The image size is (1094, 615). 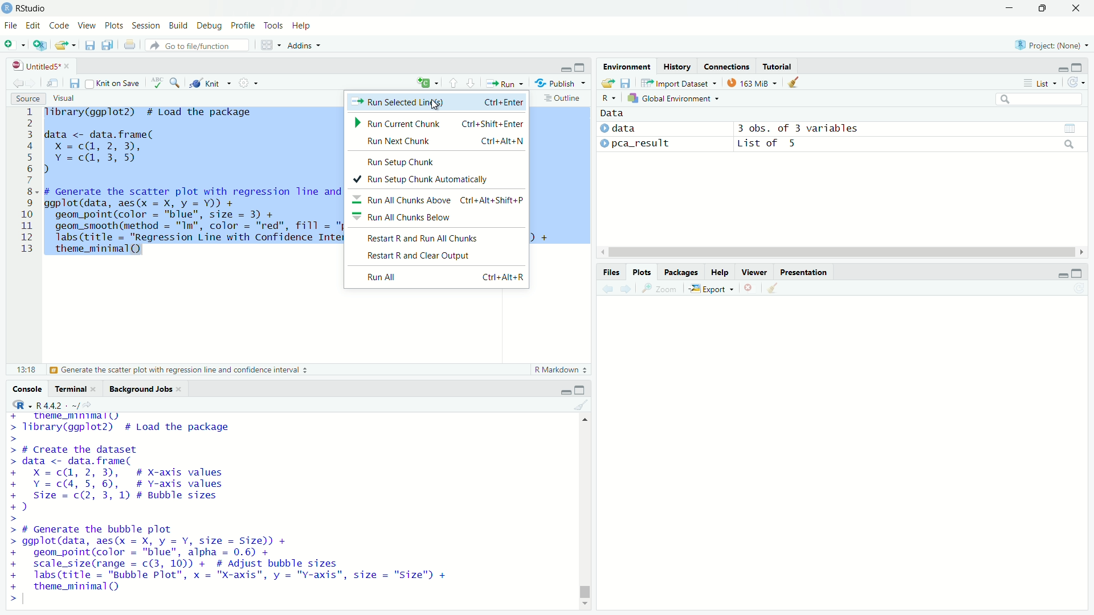 I want to click on Save all open documents, so click(x=108, y=44).